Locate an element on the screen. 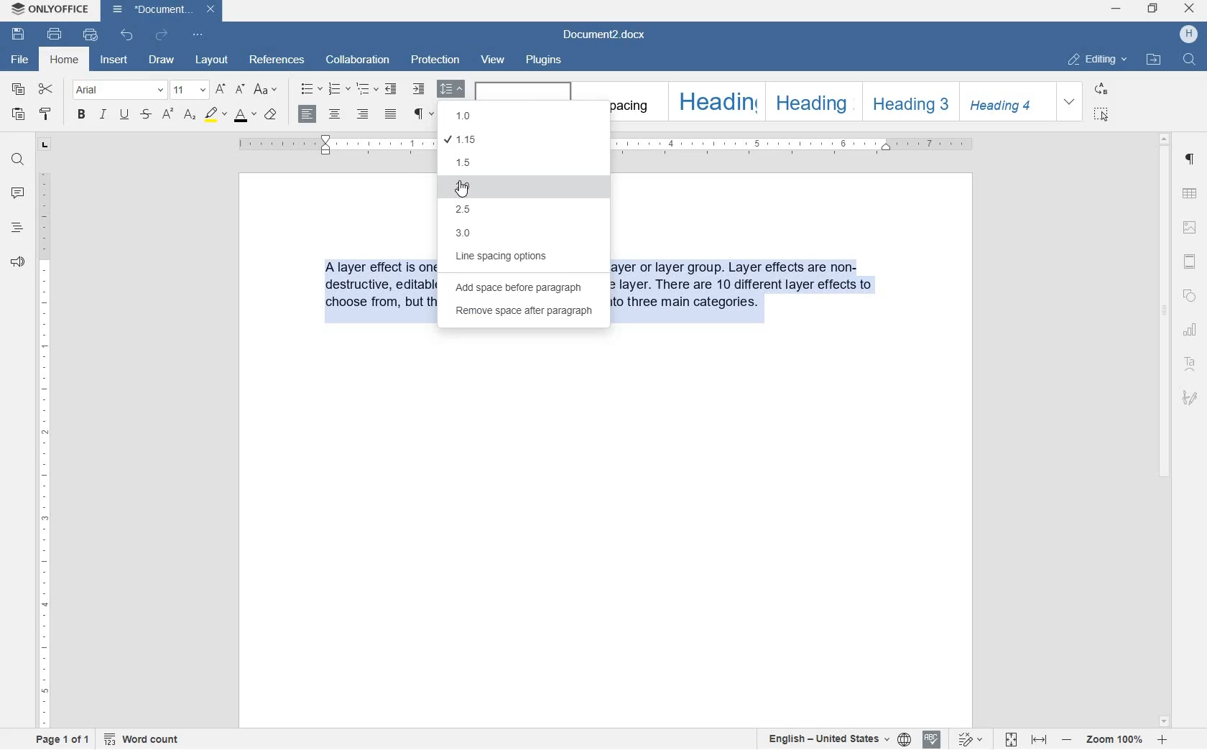  comment is located at coordinates (19, 193).